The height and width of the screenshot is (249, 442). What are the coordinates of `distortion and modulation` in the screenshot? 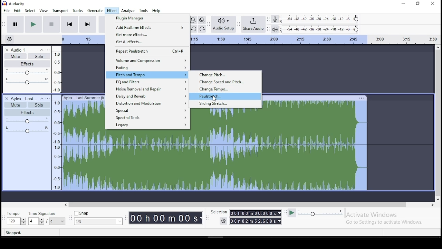 It's located at (147, 104).